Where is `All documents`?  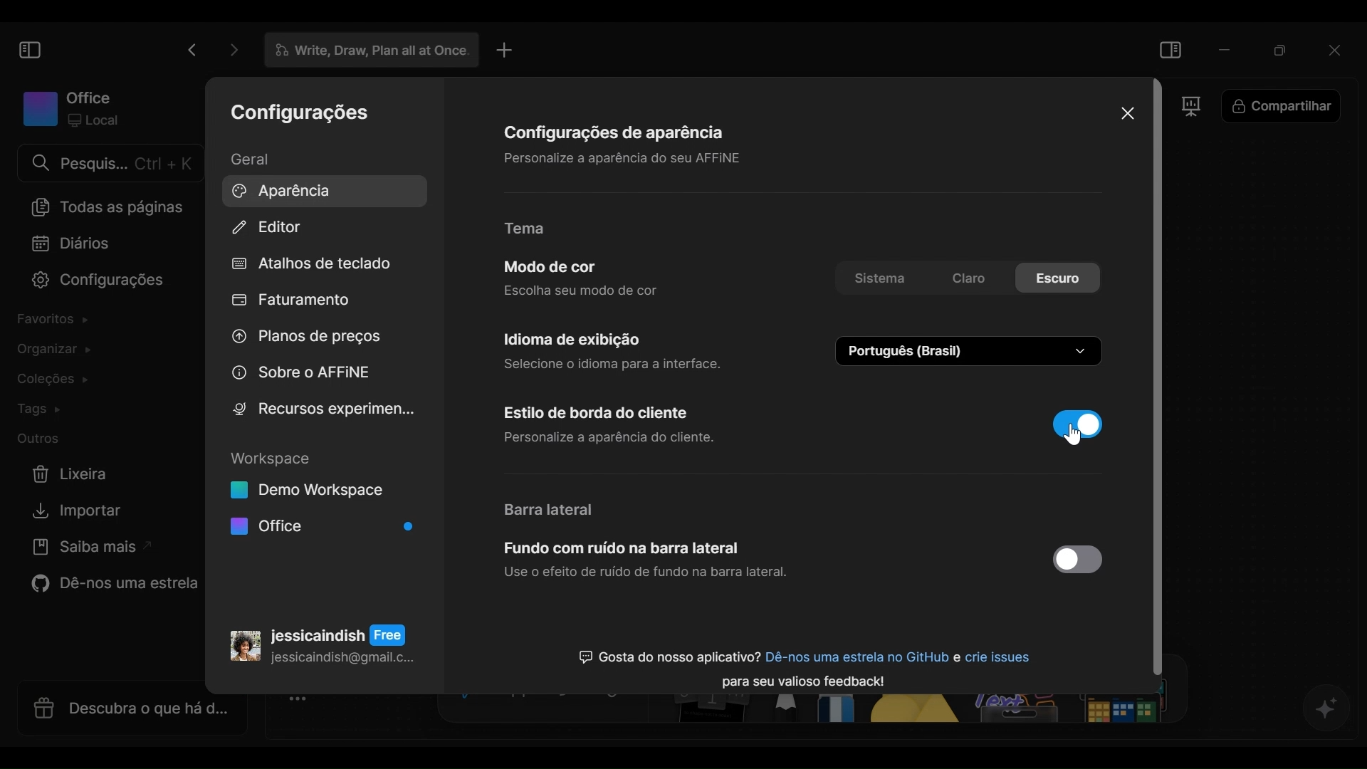
All documents is located at coordinates (104, 206).